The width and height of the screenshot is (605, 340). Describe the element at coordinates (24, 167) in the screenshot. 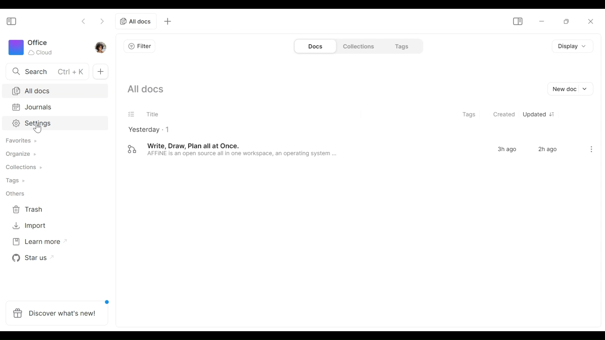

I see `collections` at that location.